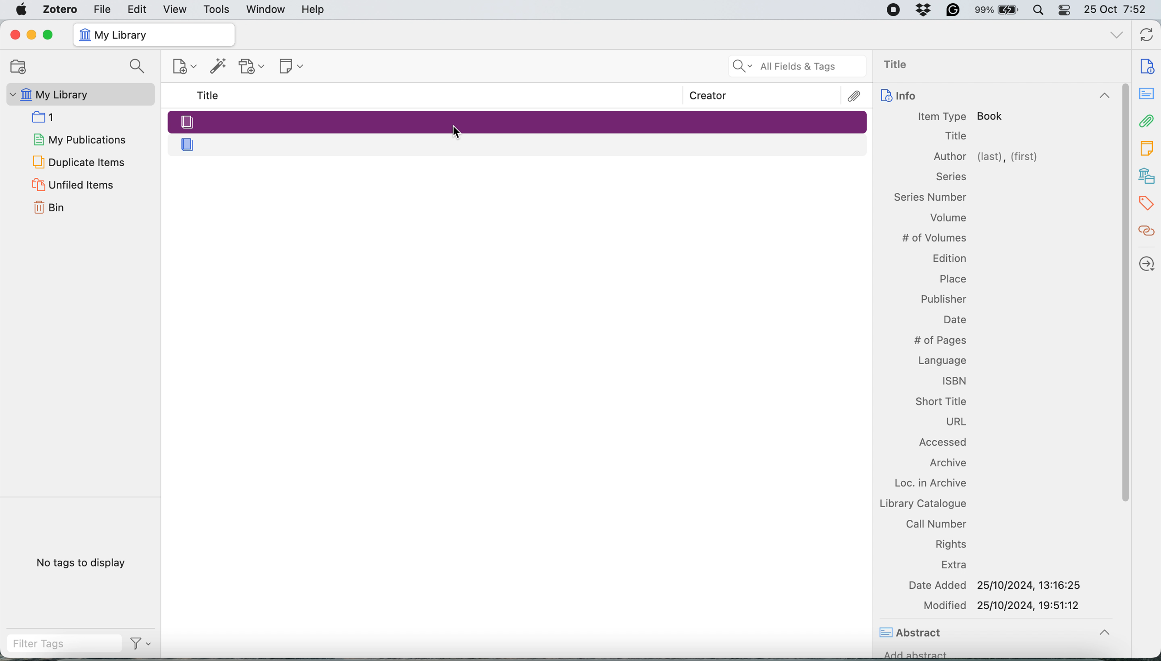 The height and width of the screenshot is (661, 1161). I want to click on Short Title, so click(940, 400).